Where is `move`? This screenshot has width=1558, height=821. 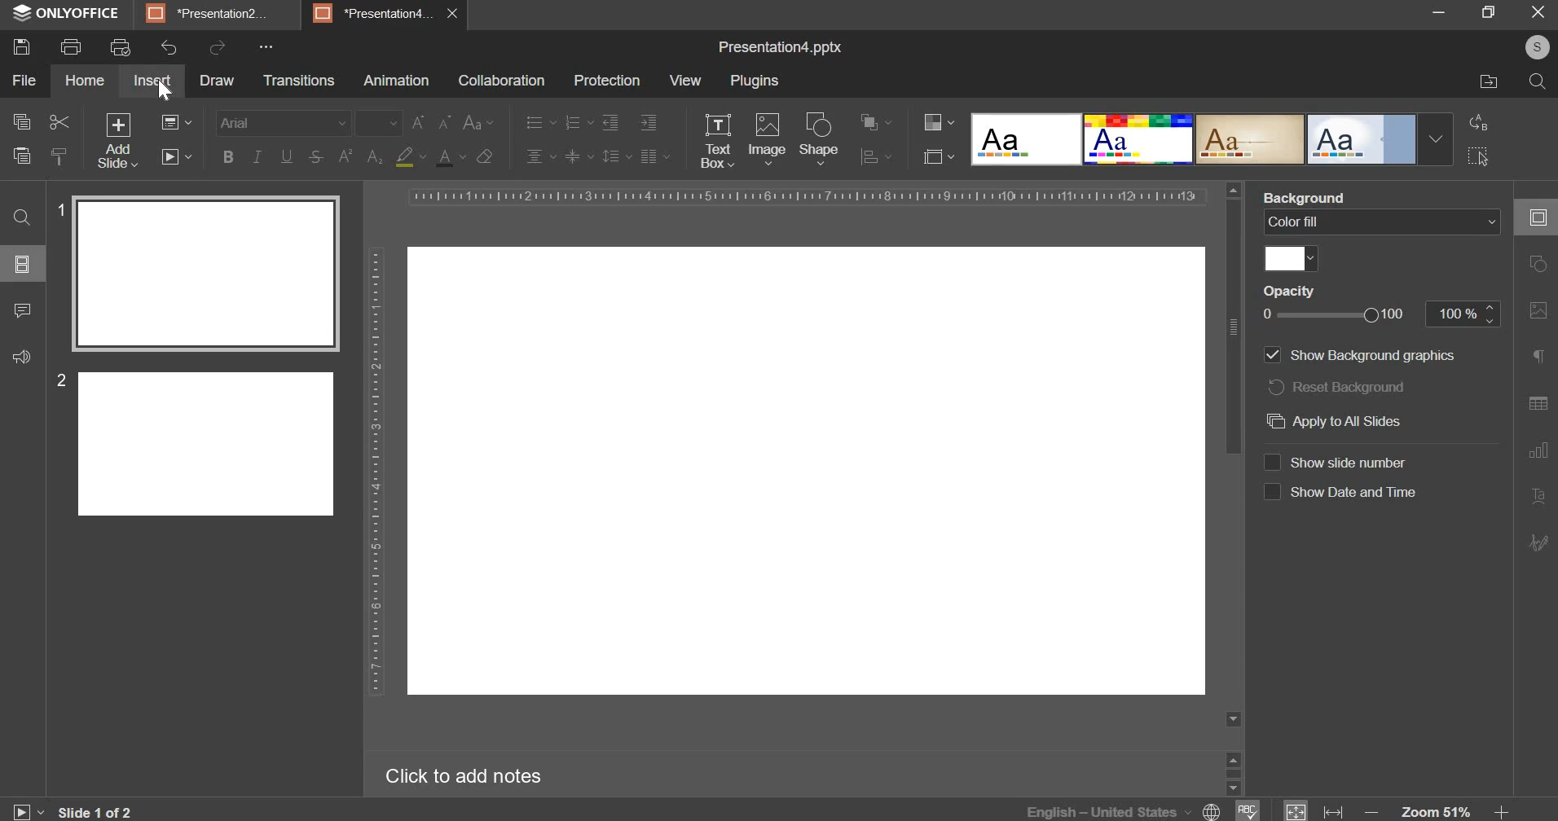
move is located at coordinates (1485, 83).